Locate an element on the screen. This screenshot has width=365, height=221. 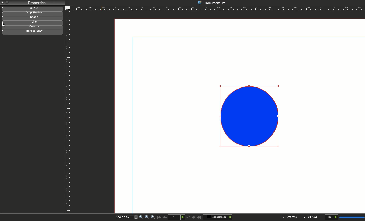
Ruler is located at coordinates (217, 8).